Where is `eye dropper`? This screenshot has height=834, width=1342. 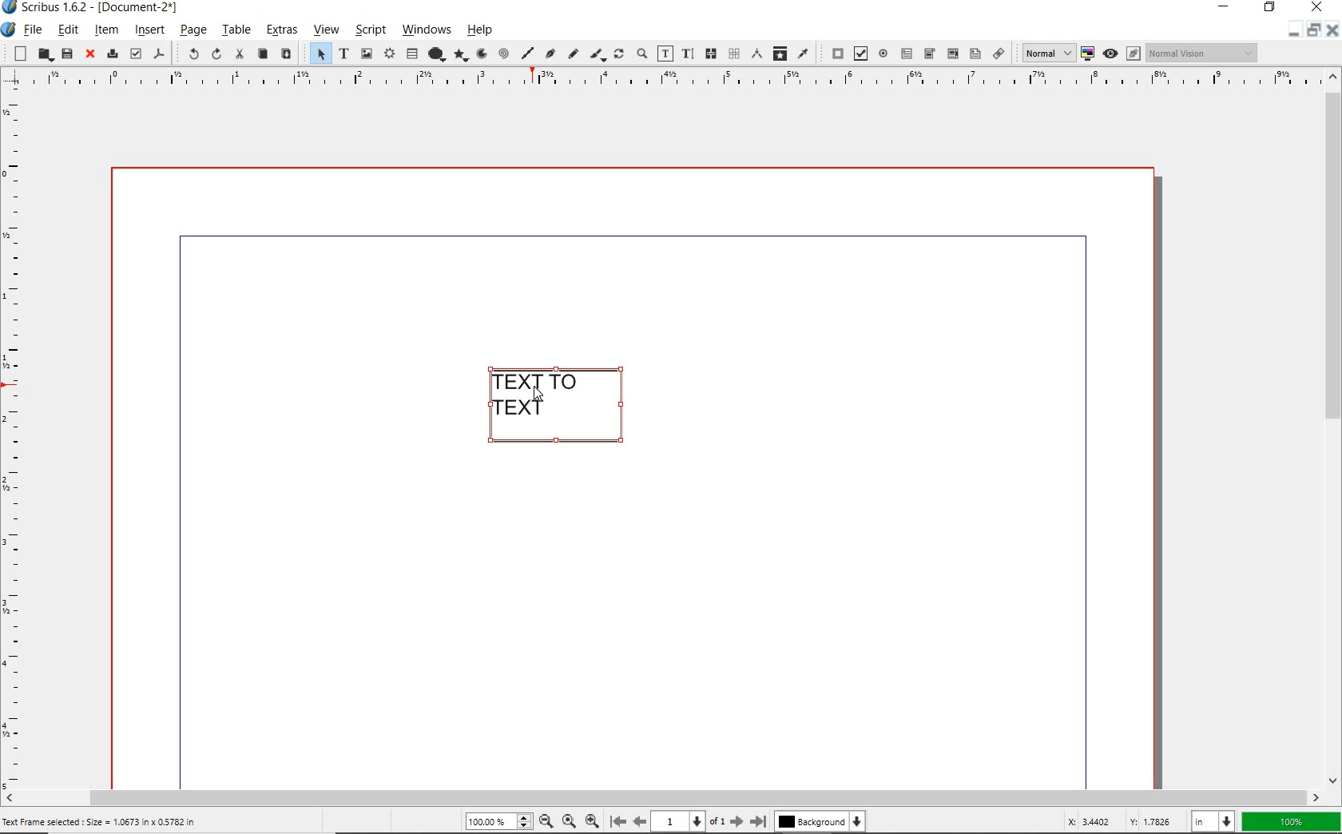 eye dropper is located at coordinates (805, 55).